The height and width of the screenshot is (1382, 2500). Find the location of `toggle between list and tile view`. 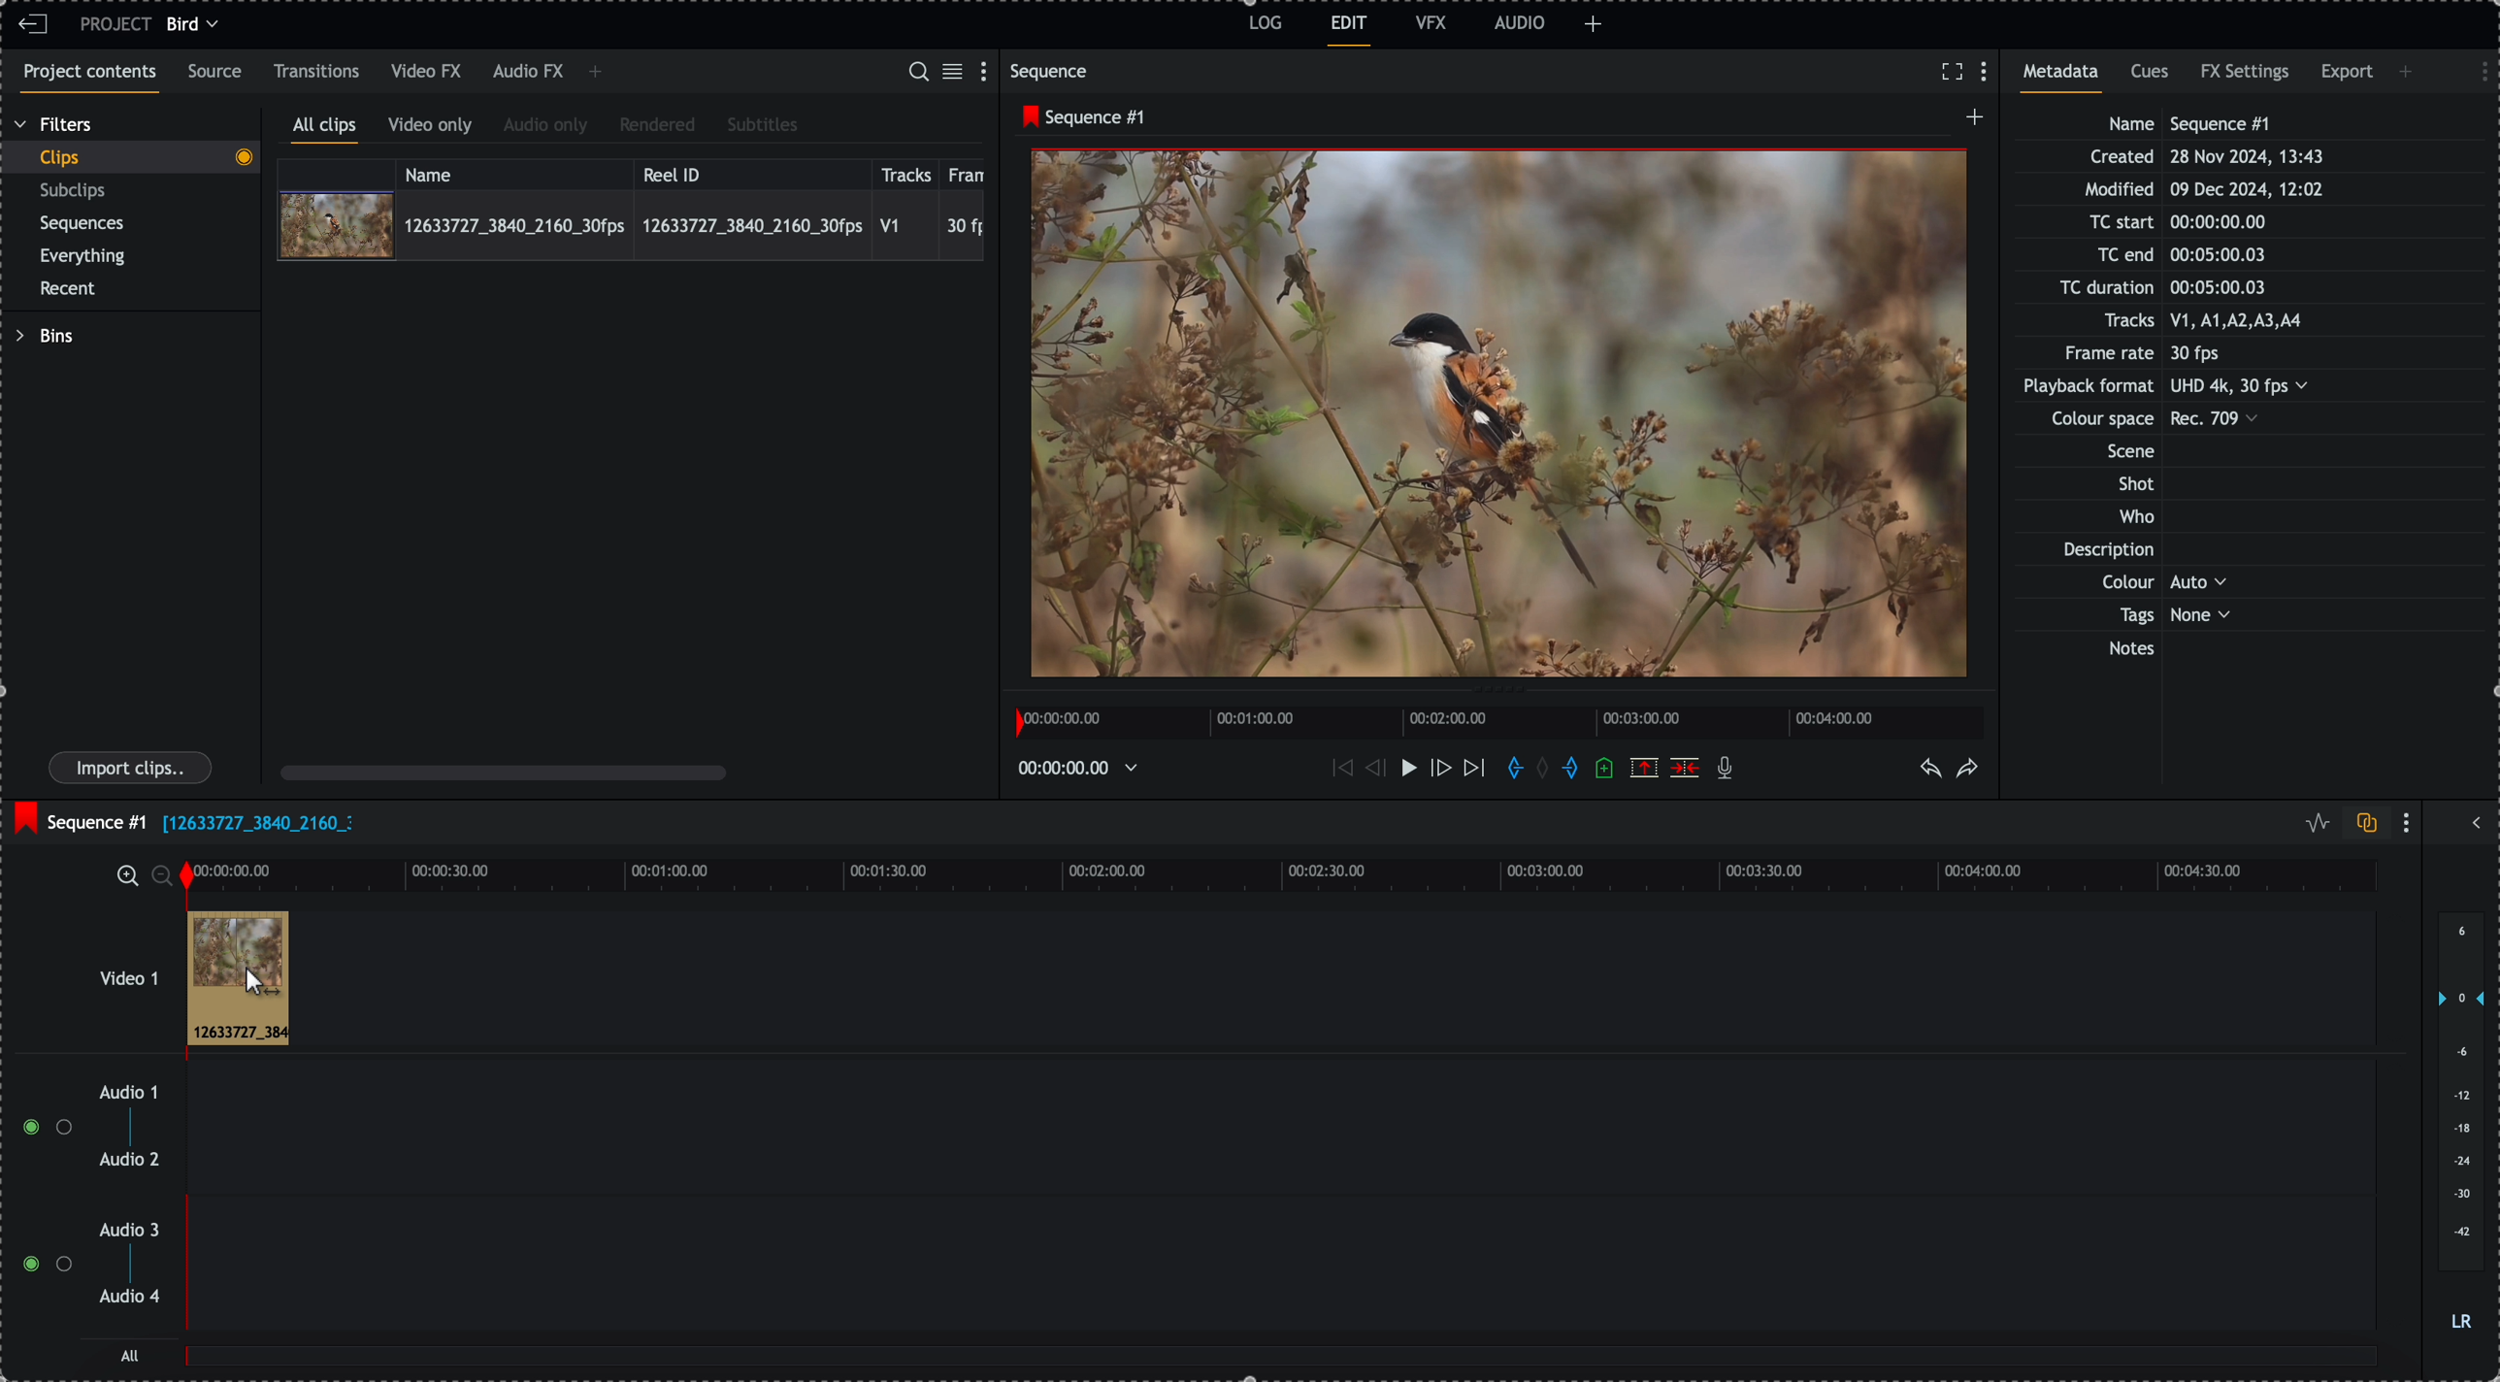

toggle between list and tile view is located at coordinates (956, 73).